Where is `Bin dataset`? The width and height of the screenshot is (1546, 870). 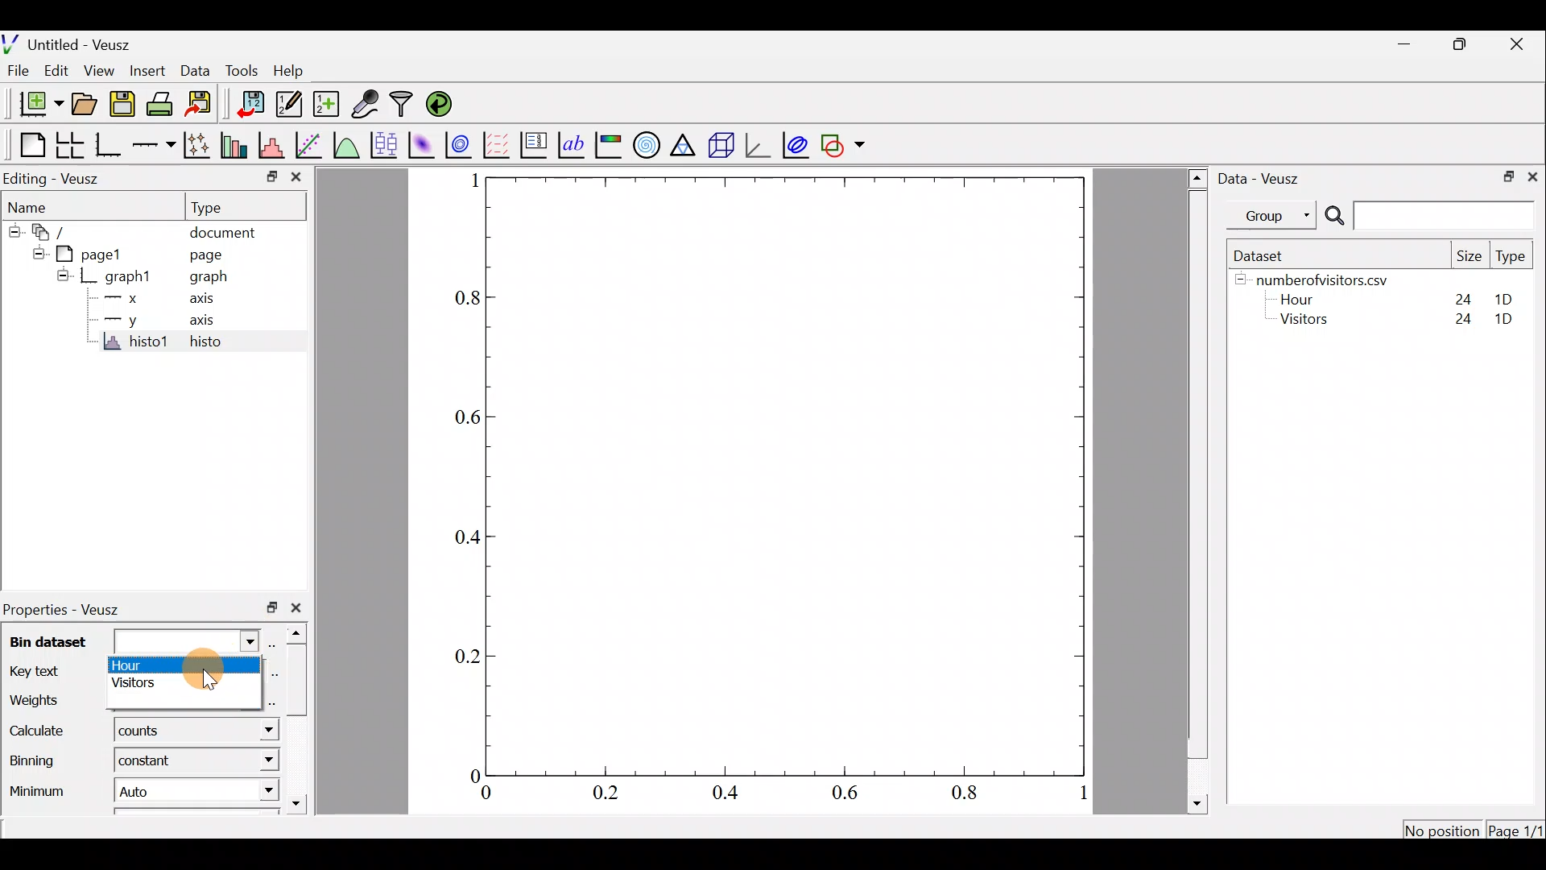
Bin dataset is located at coordinates (131, 640).